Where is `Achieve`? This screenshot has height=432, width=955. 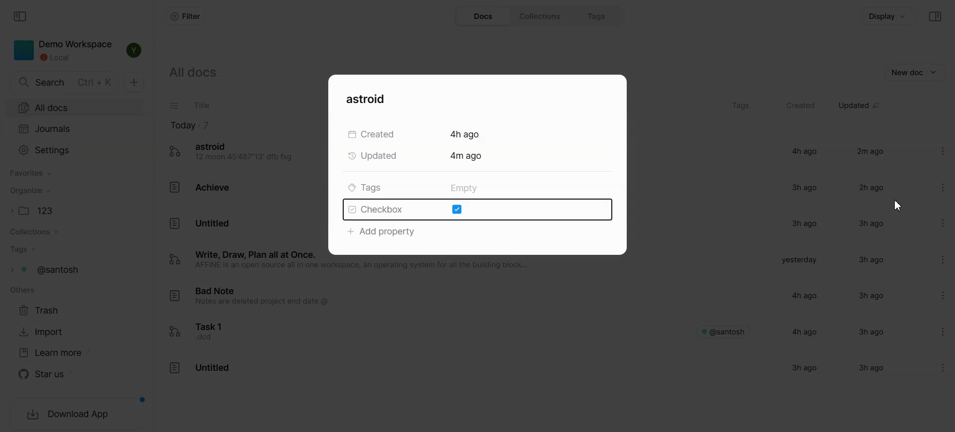 Achieve is located at coordinates (202, 187).